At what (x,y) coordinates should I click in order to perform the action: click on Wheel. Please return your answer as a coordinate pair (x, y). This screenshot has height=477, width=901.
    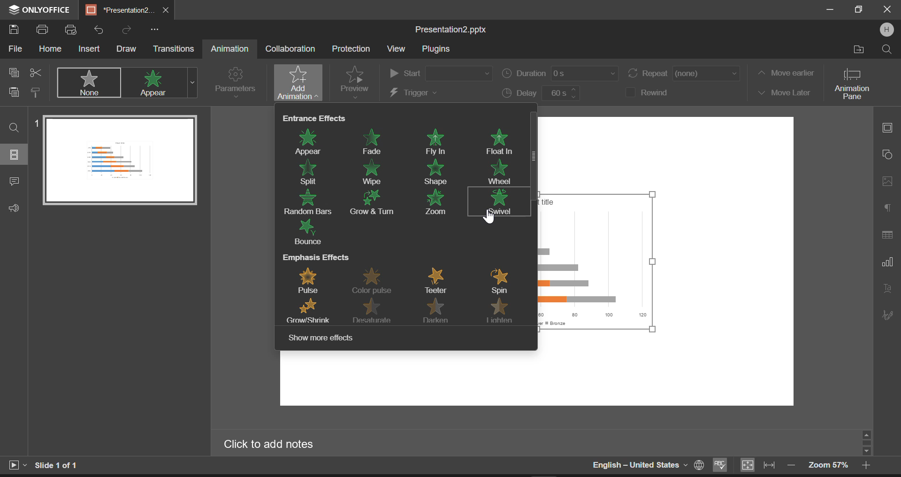
    Looking at the image, I should click on (499, 171).